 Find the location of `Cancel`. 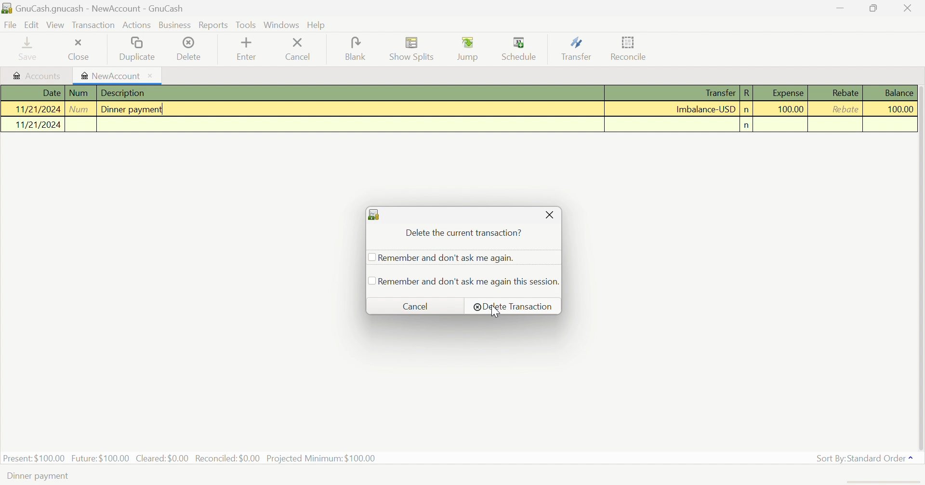

Cancel is located at coordinates (420, 306).